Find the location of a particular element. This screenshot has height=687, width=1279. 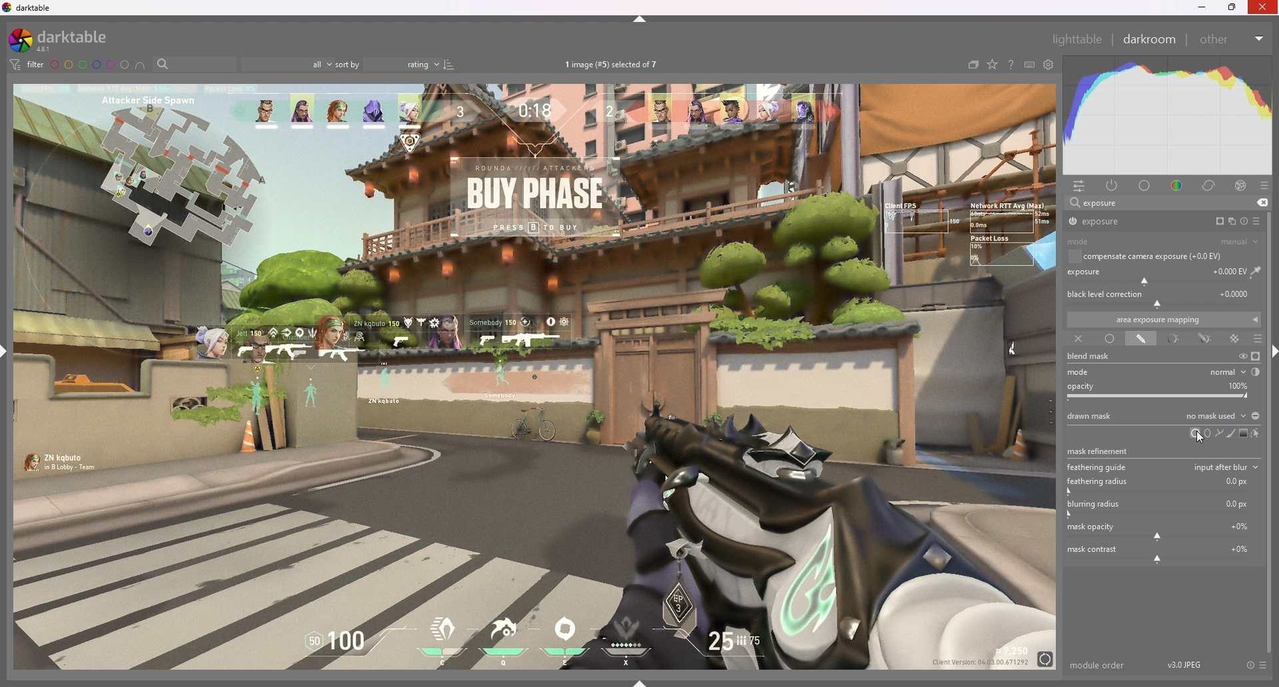

mode is located at coordinates (1163, 242).